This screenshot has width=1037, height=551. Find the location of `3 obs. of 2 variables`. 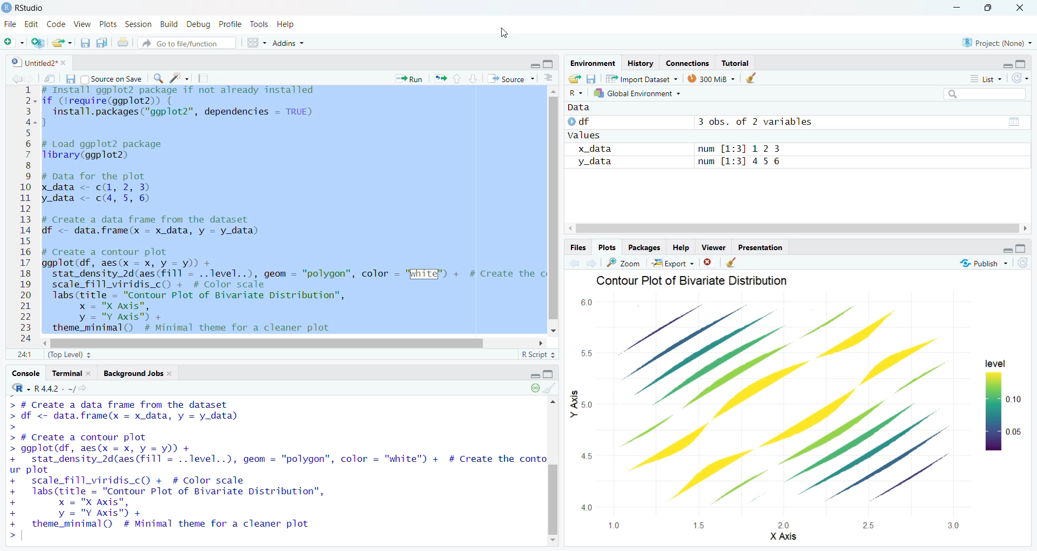

3 obs. of 2 variables is located at coordinates (756, 123).